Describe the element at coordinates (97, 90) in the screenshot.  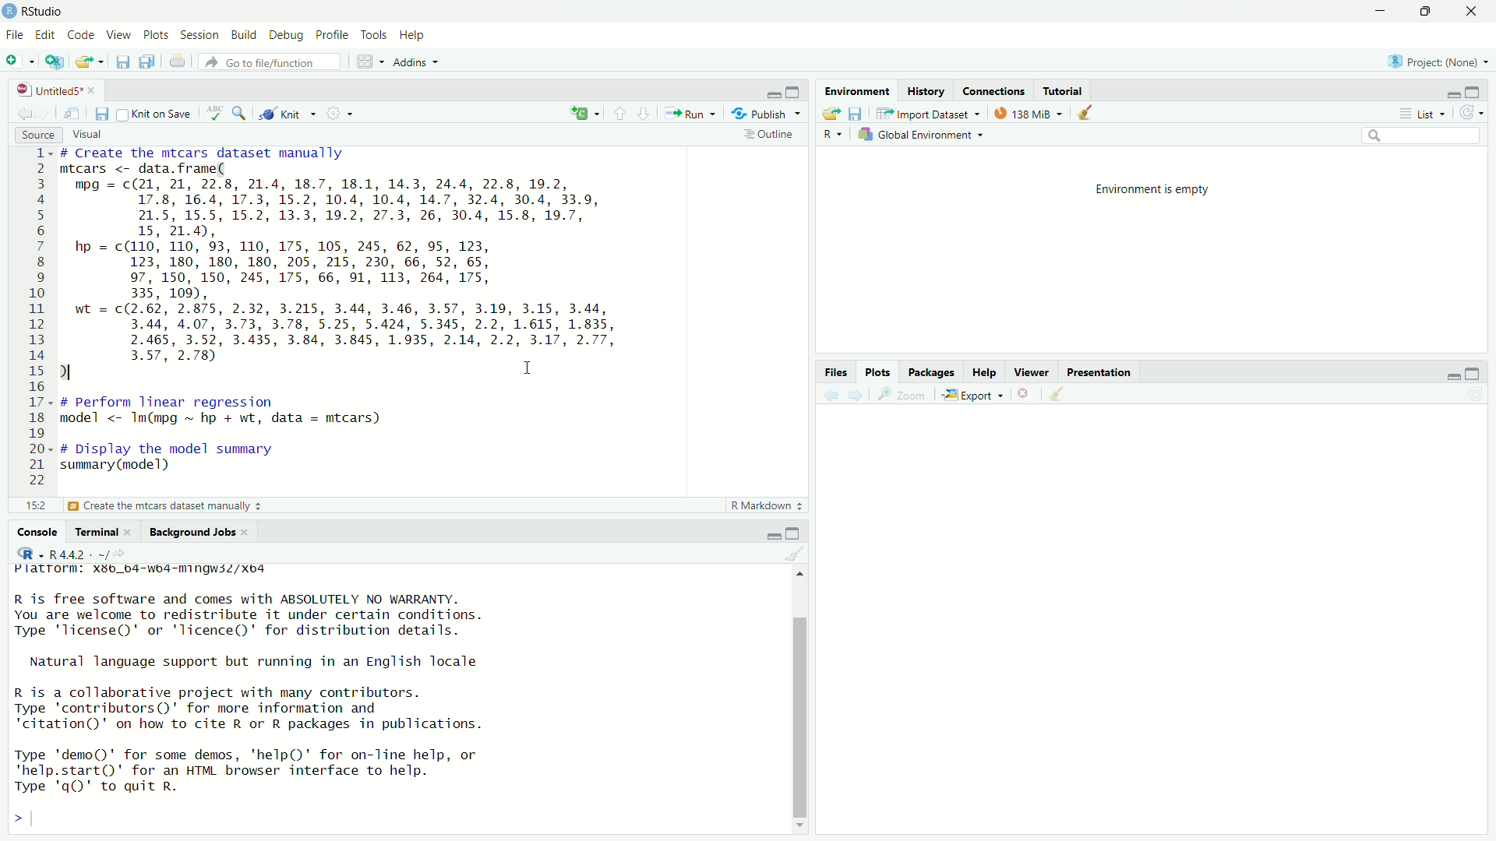
I see `close` at that location.